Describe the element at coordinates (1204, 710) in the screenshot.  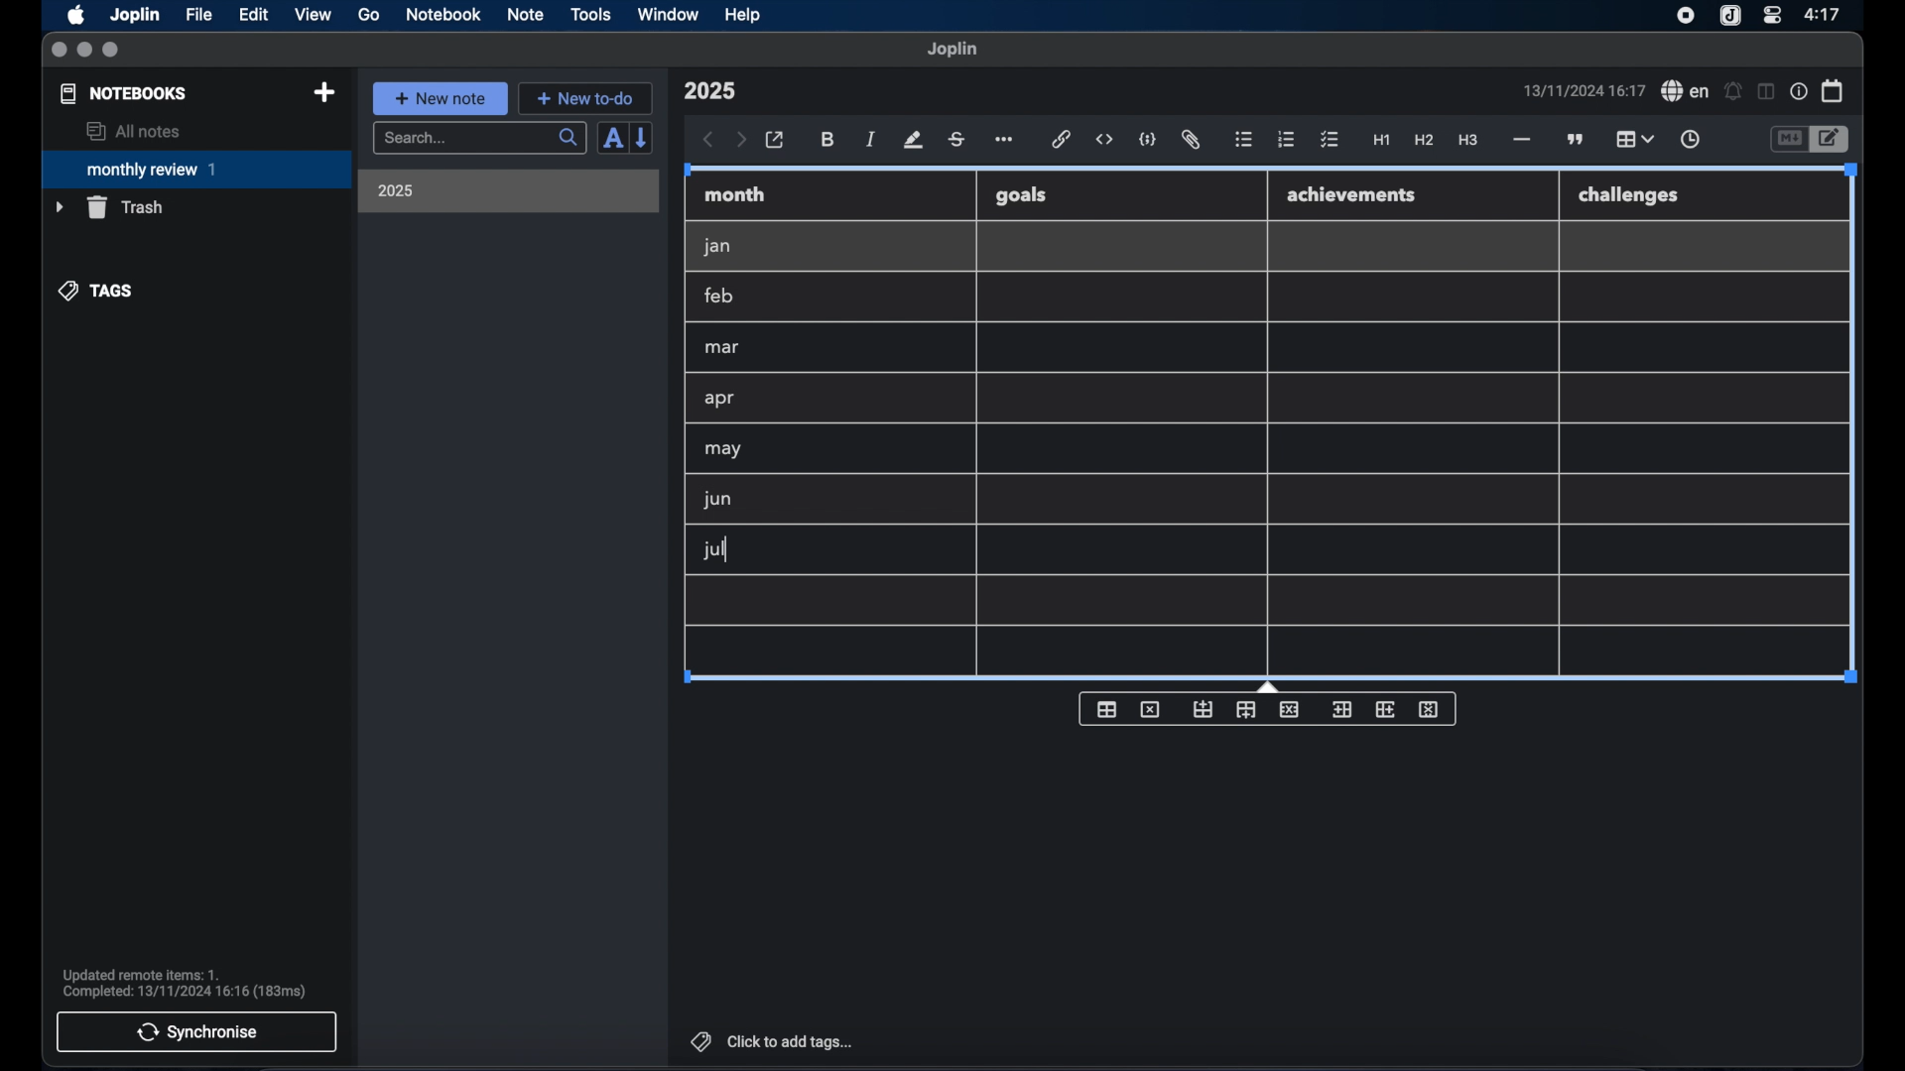
I see `insert row before` at that location.